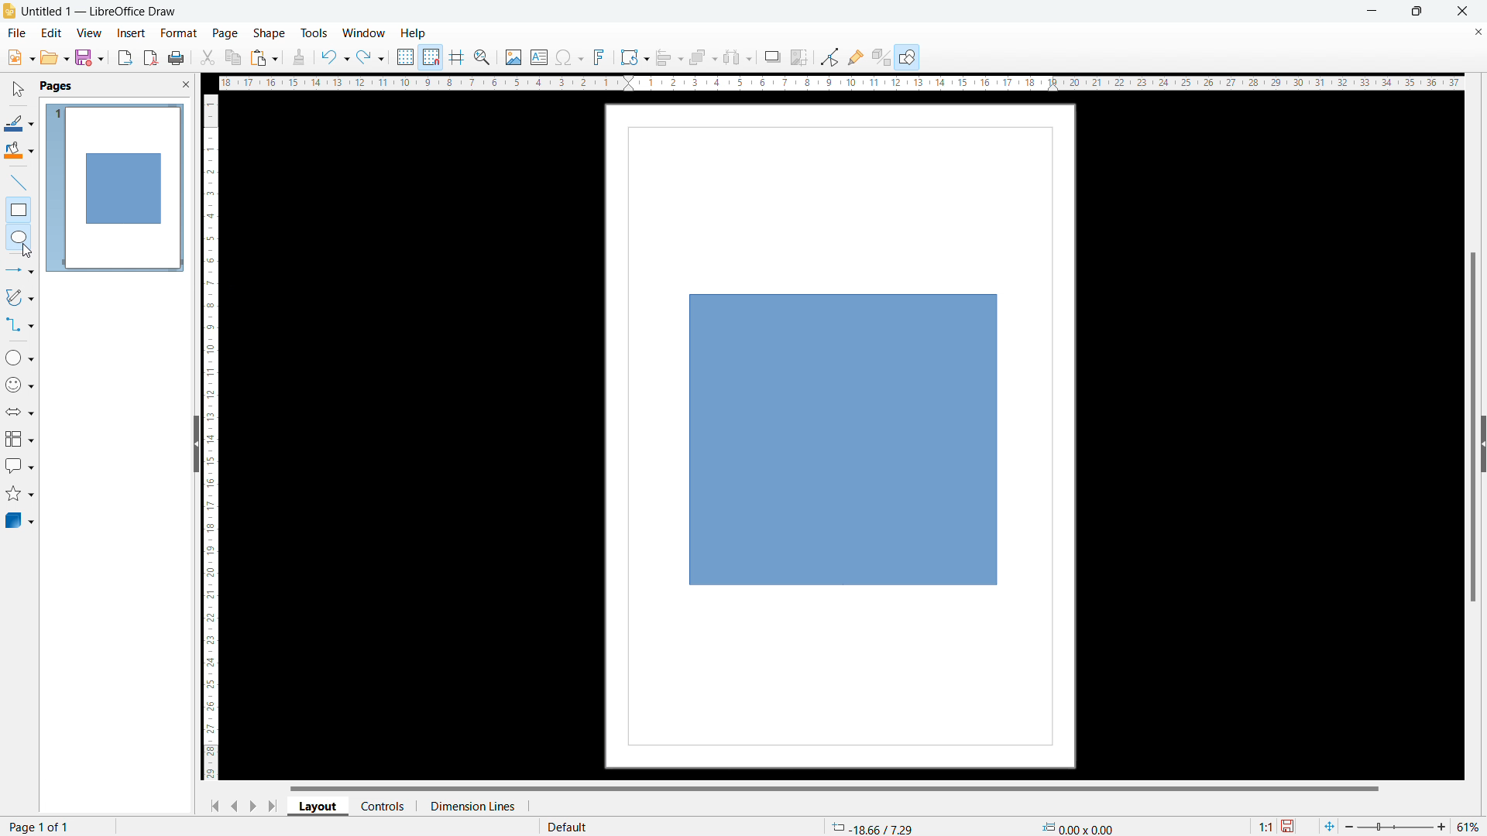 Image resolution: width=1487 pixels, height=836 pixels. I want to click on crop, so click(799, 57).